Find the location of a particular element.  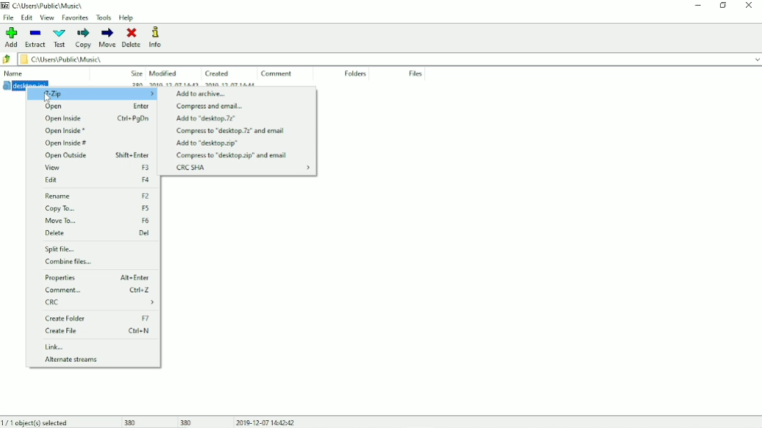

1/1 object(s) selected is located at coordinates (36, 422).